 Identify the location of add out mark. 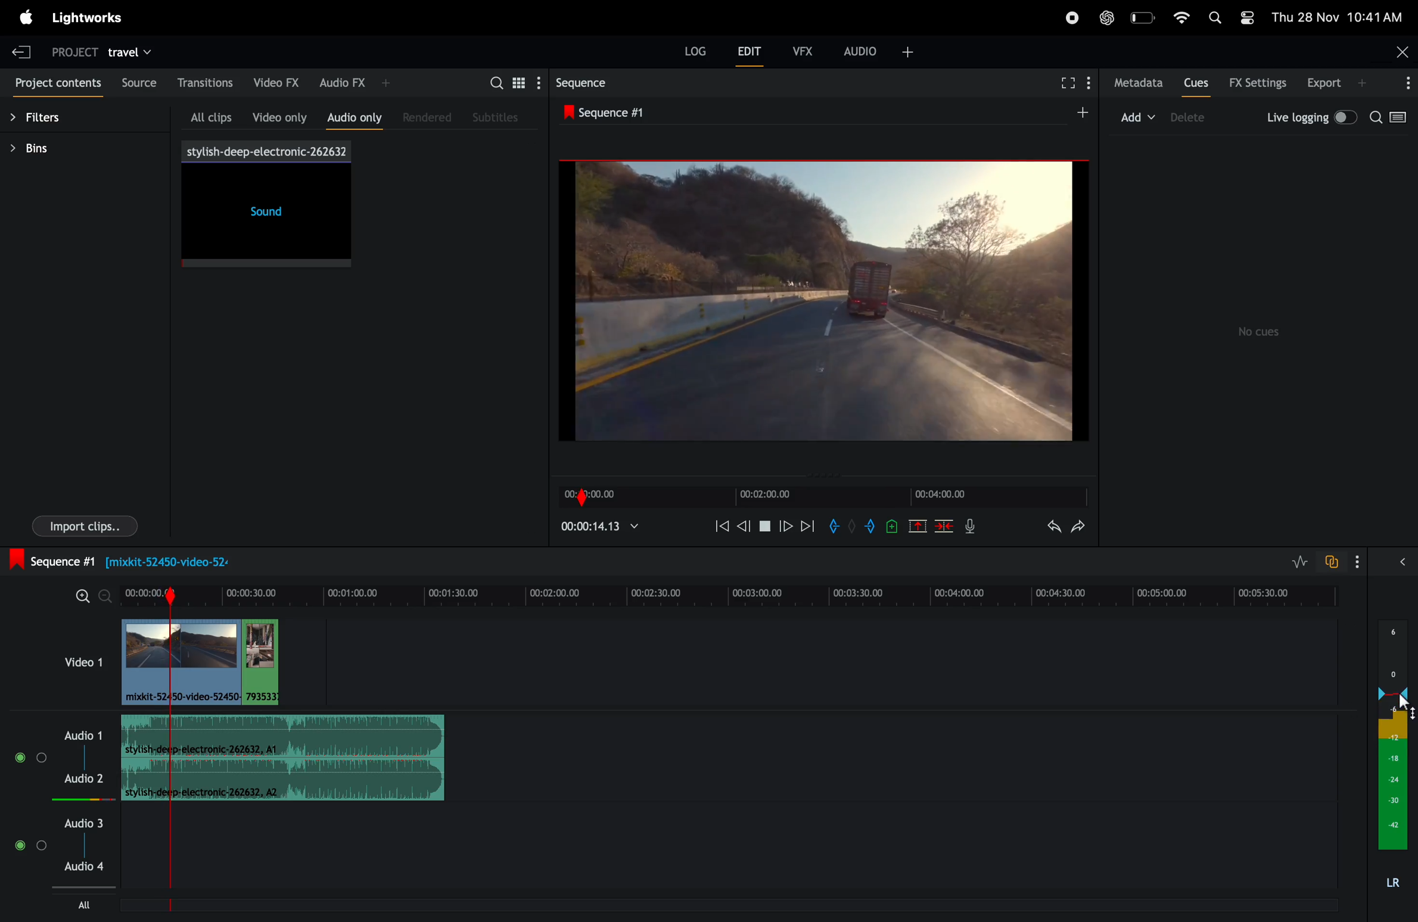
(867, 528).